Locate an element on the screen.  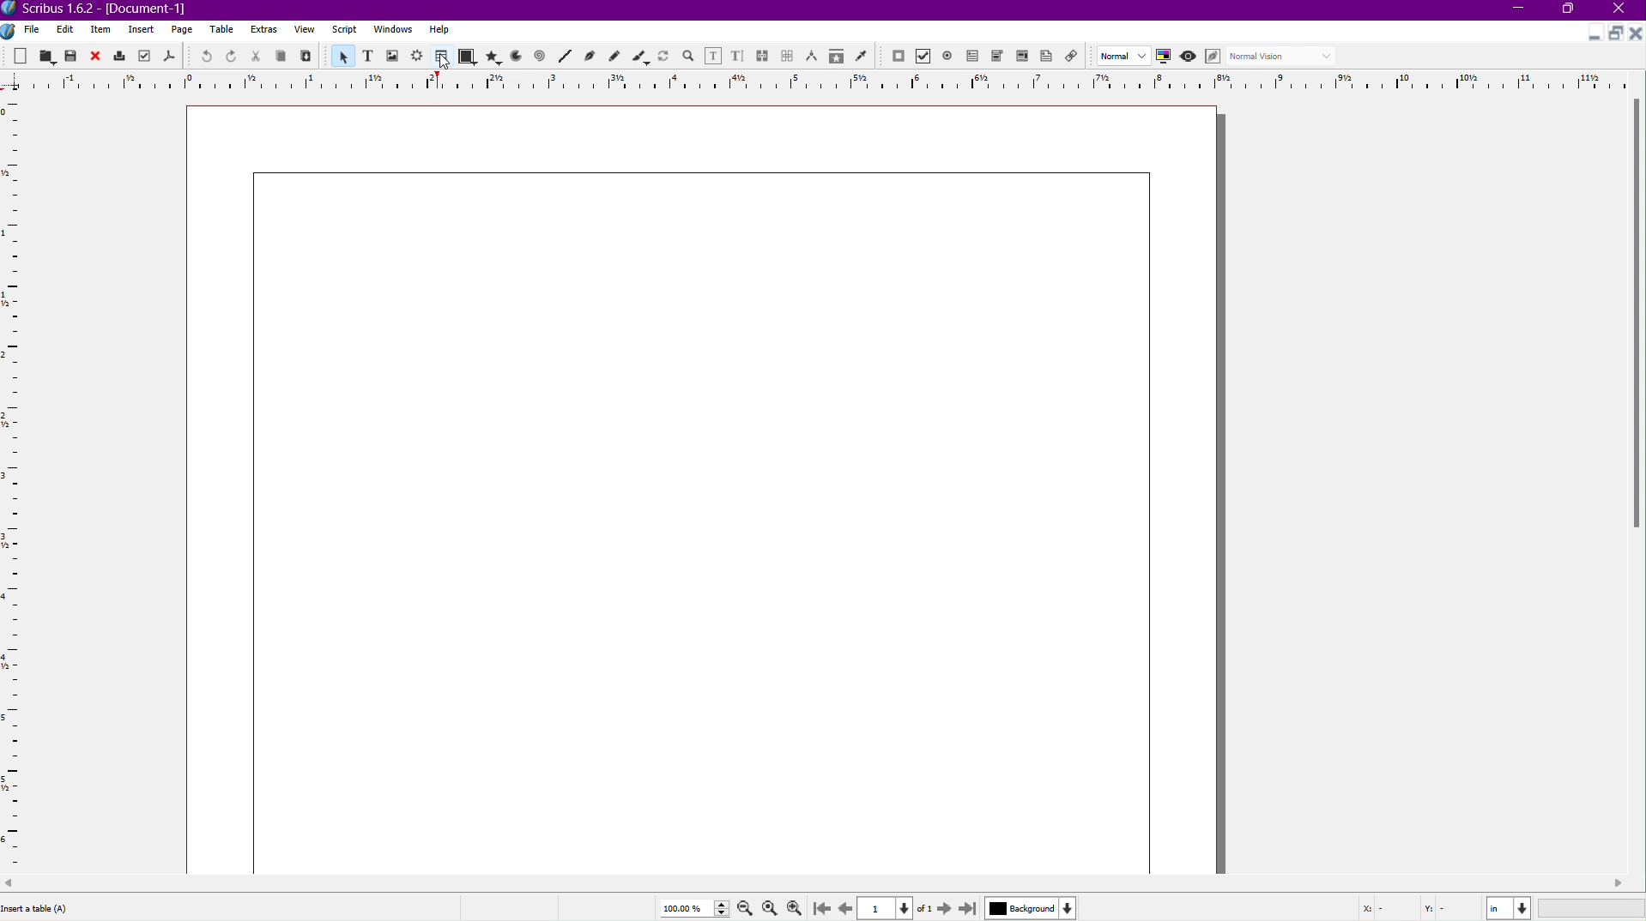
Help is located at coordinates (439, 29).